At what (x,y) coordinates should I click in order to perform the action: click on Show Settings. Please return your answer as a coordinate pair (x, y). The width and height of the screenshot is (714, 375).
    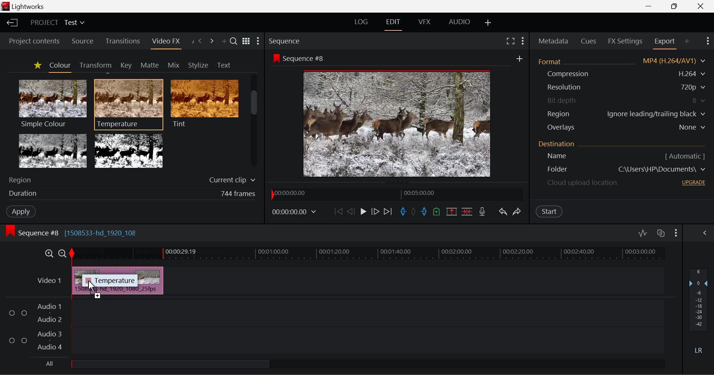
    Looking at the image, I should click on (705, 233).